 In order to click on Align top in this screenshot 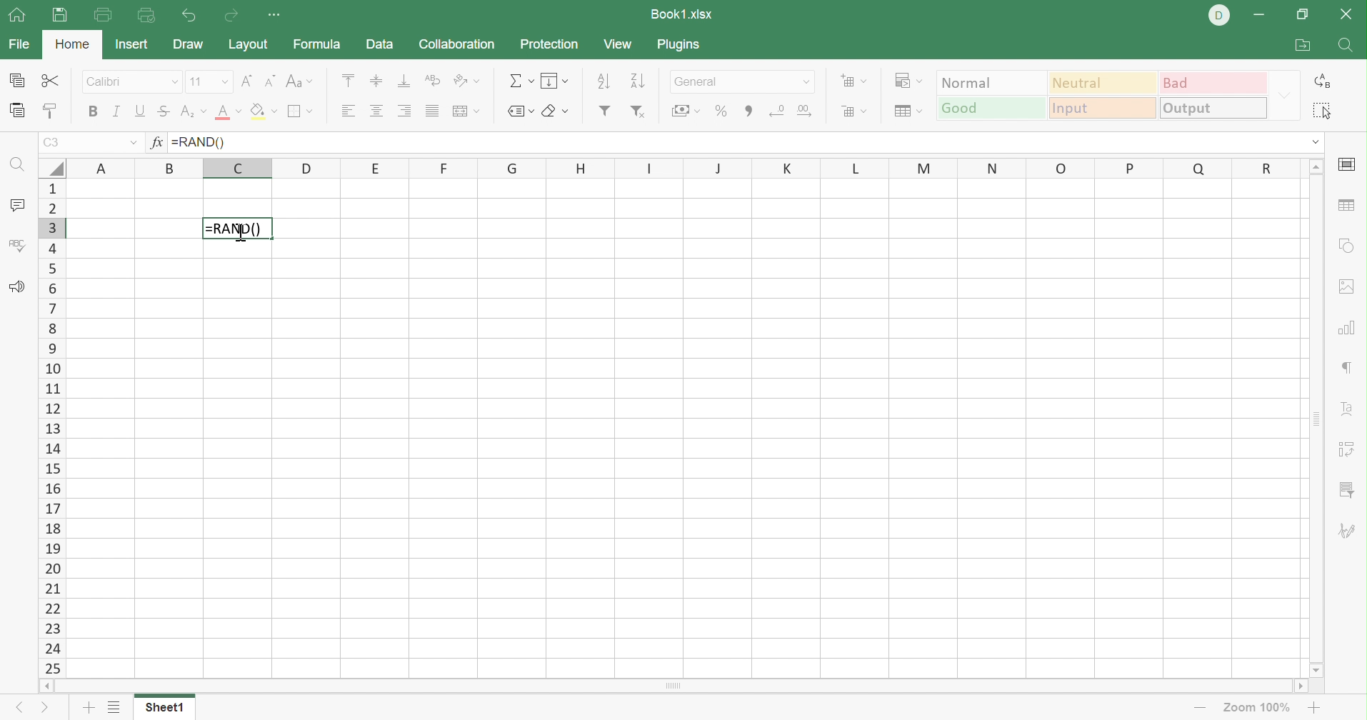, I will do `click(349, 80)`.